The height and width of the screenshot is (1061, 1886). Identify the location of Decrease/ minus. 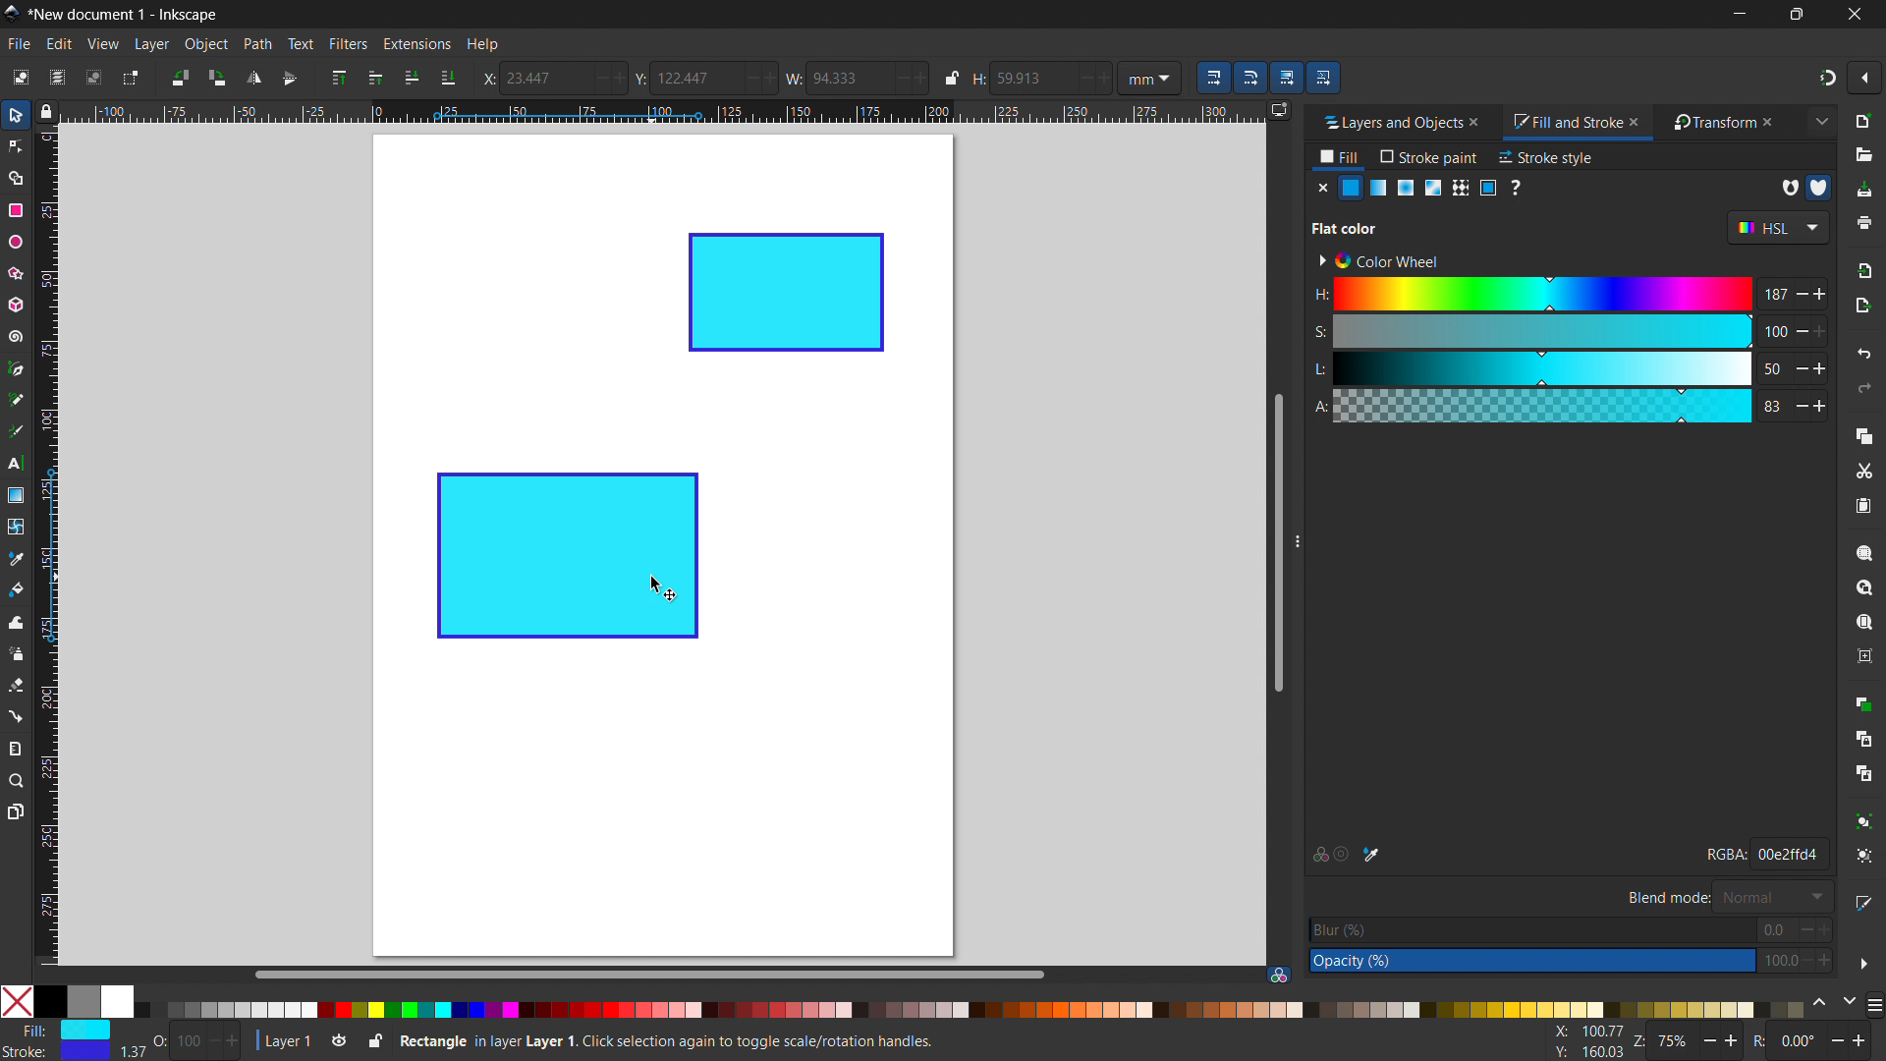
(1080, 77).